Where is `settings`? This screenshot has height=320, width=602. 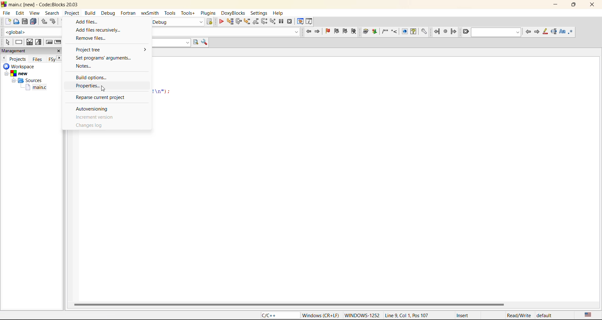
settings is located at coordinates (260, 13).